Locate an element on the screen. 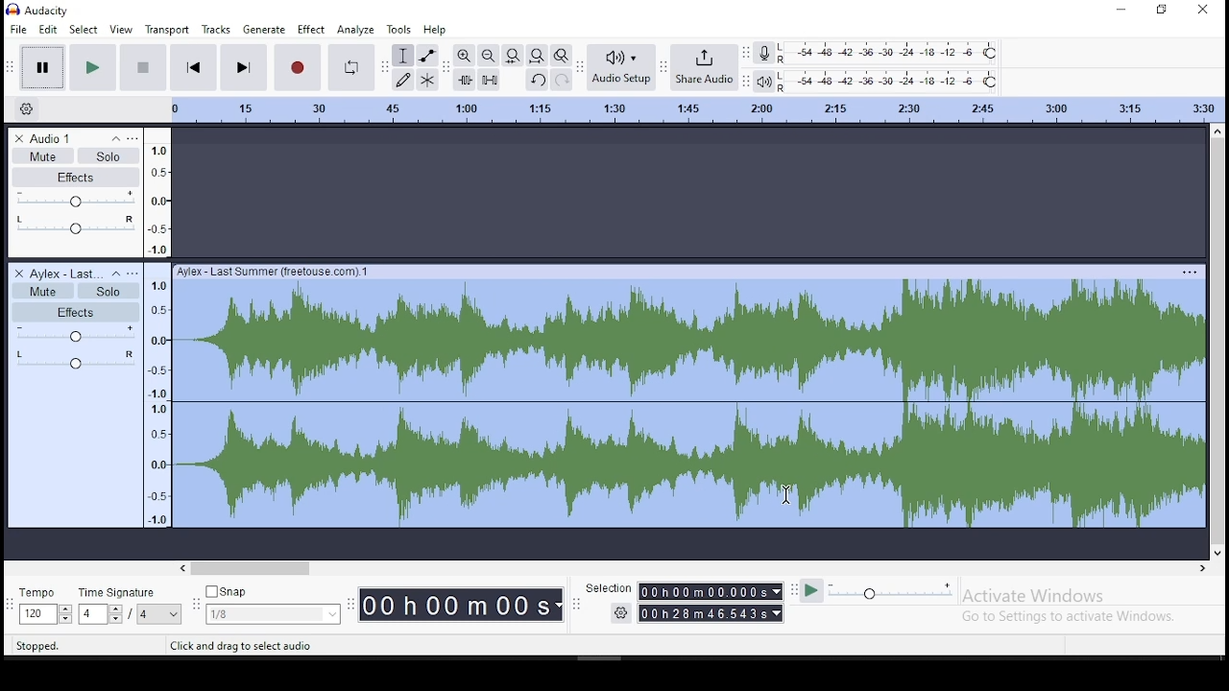 This screenshot has height=691, width=1229. 00h00M00s is located at coordinates (461, 607).